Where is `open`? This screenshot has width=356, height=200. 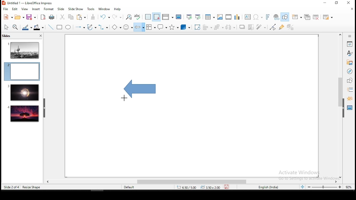
open is located at coordinates (19, 17).